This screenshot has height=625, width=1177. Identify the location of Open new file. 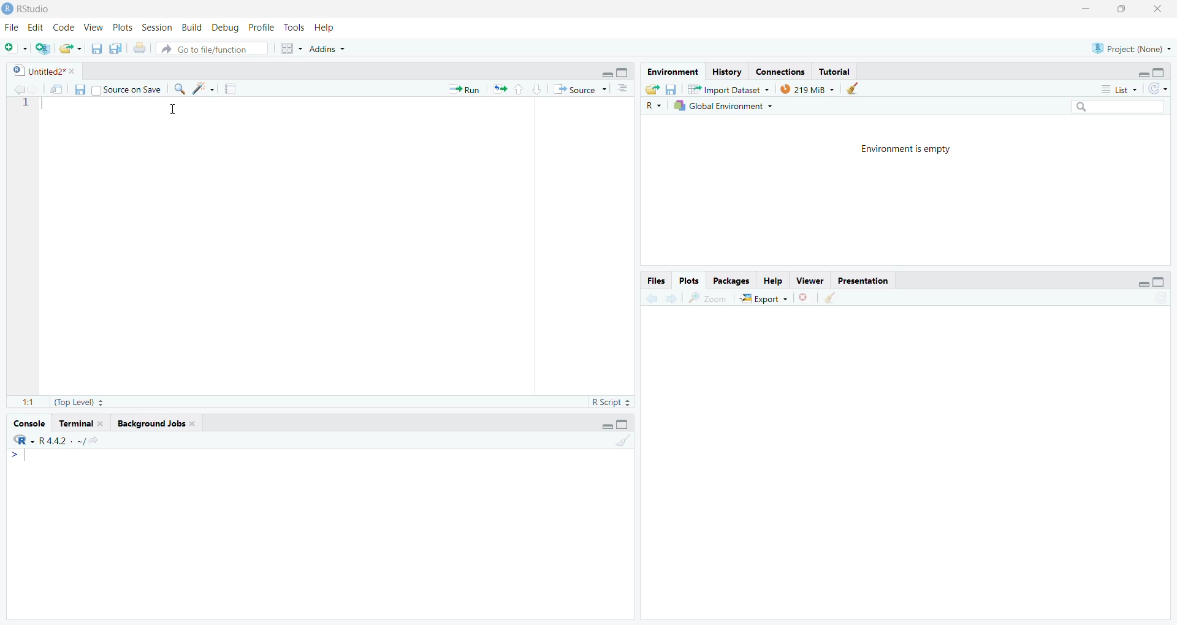
(16, 48).